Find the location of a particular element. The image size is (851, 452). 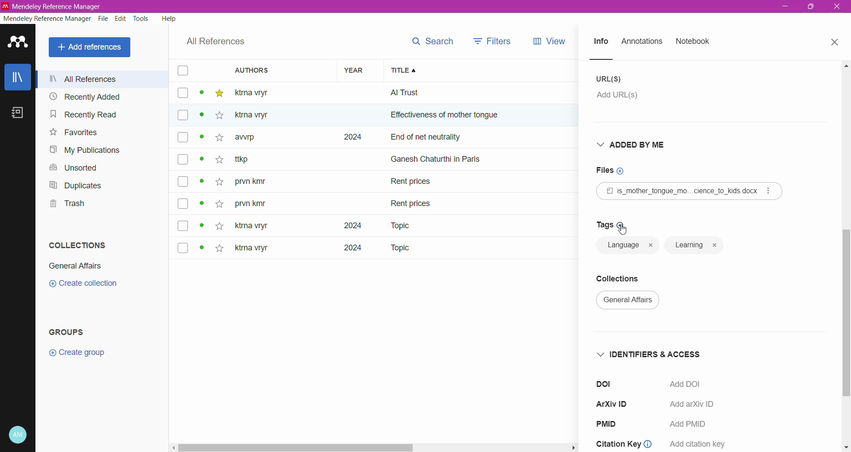

Application Logo is located at coordinates (18, 43).